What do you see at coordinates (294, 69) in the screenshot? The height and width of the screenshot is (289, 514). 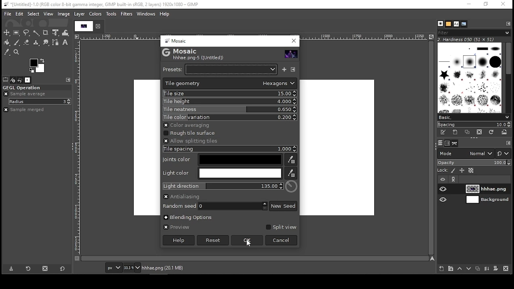 I see `manage presets` at bounding box center [294, 69].